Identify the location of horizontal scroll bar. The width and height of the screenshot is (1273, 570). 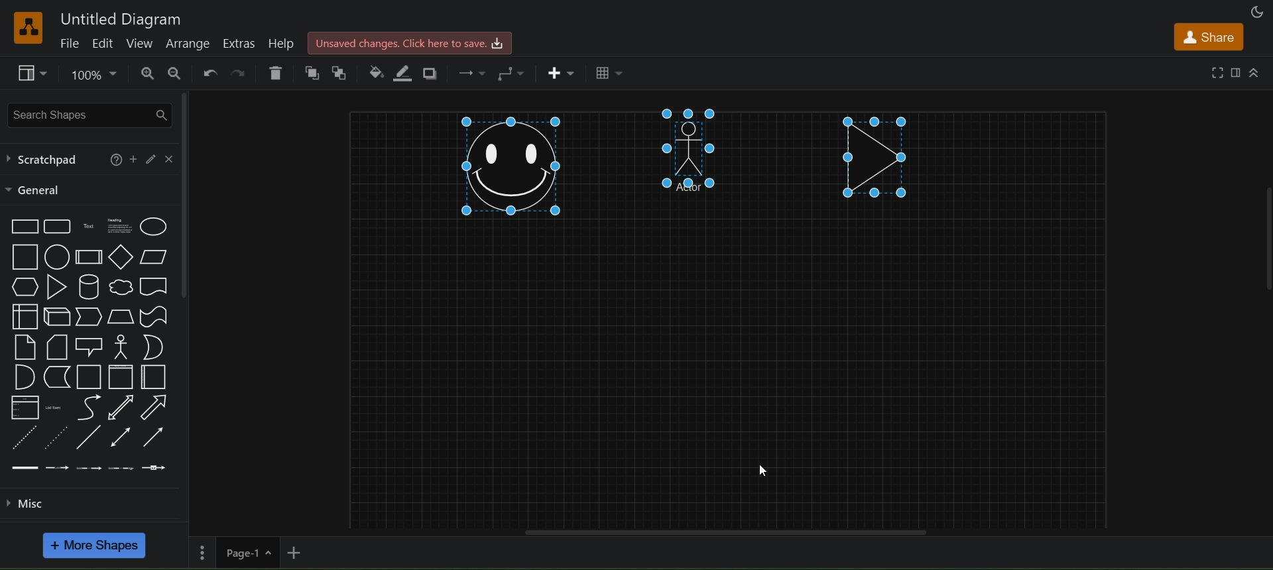
(731, 531).